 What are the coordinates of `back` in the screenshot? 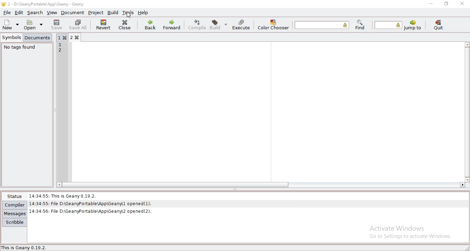 It's located at (150, 25).